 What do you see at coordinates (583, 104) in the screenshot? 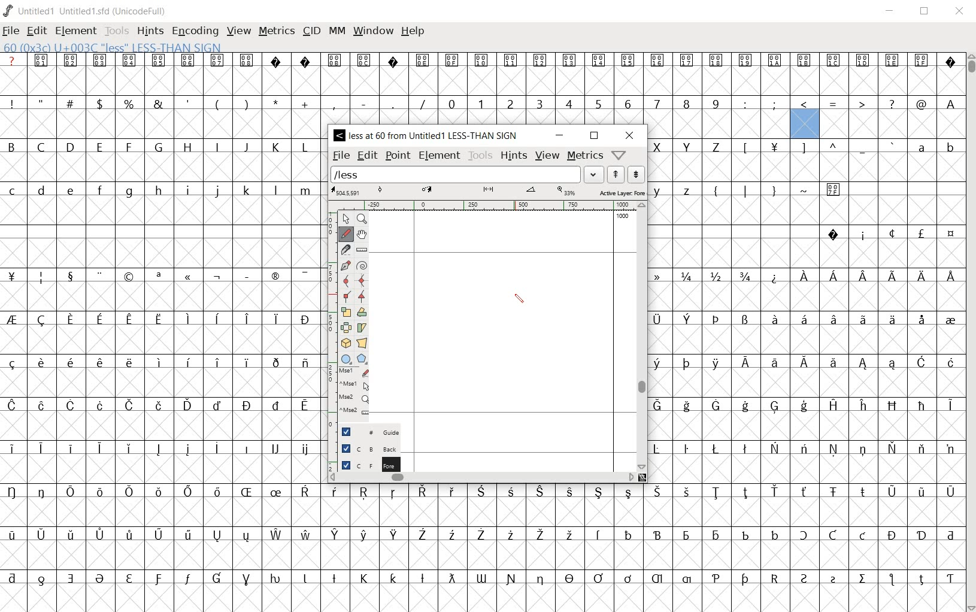
I see `number 0 - 9` at bounding box center [583, 104].